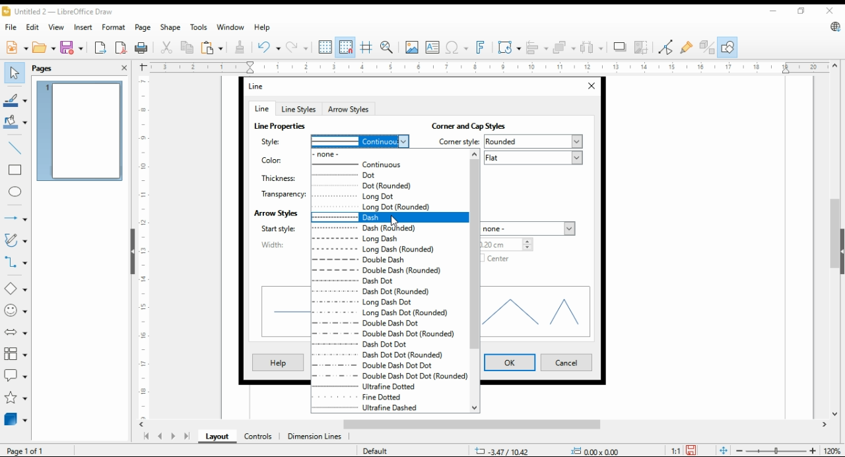 This screenshot has width=845, height=457. What do you see at coordinates (510, 363) in the screenshot?
I see `ok` at bounding box center [510, 363].